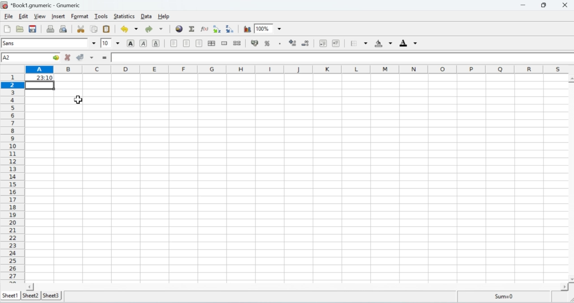 The height and width of the screenshot is (303, 574). Describe the element at coordinates (6, 29) in the screenshot. I see `Create a new workbook` at that location.